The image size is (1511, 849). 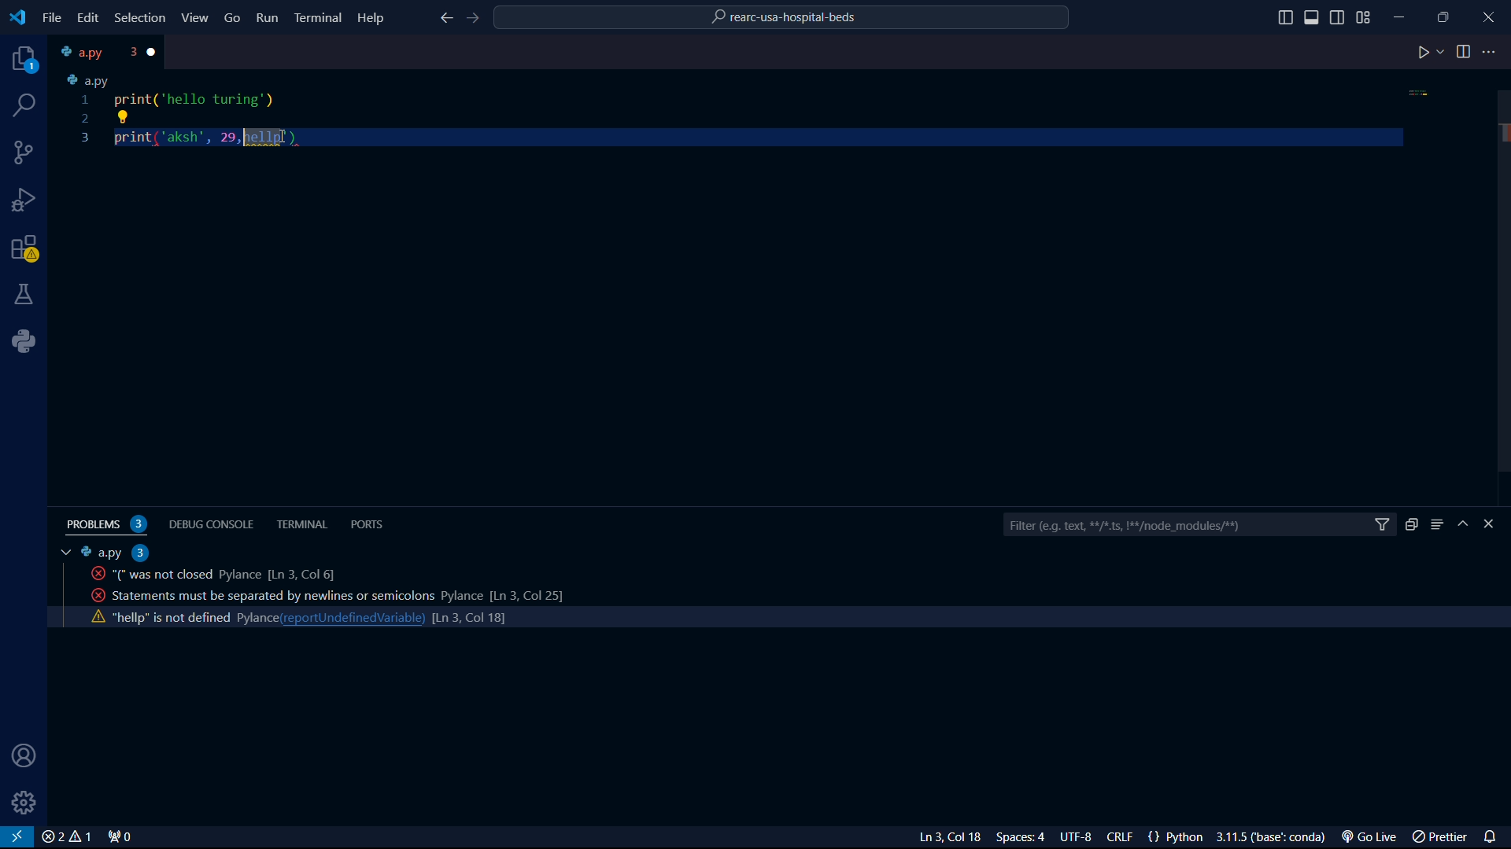 I want to click on UTF-8, so click(x=1082, y=838).